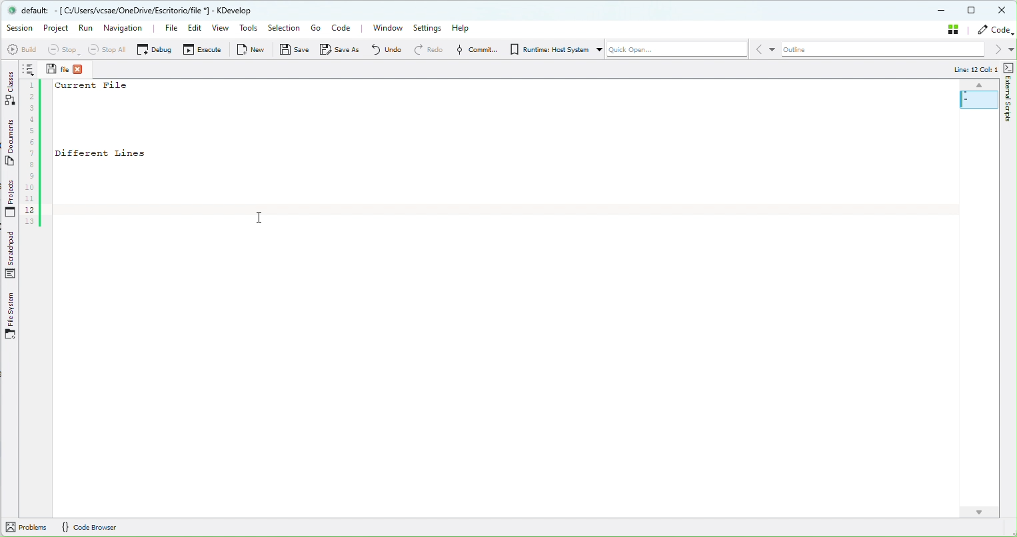  What do you see at coordinates (7, 143) in the screenshot?
I see `Documents` at bounding box center [7, 143].